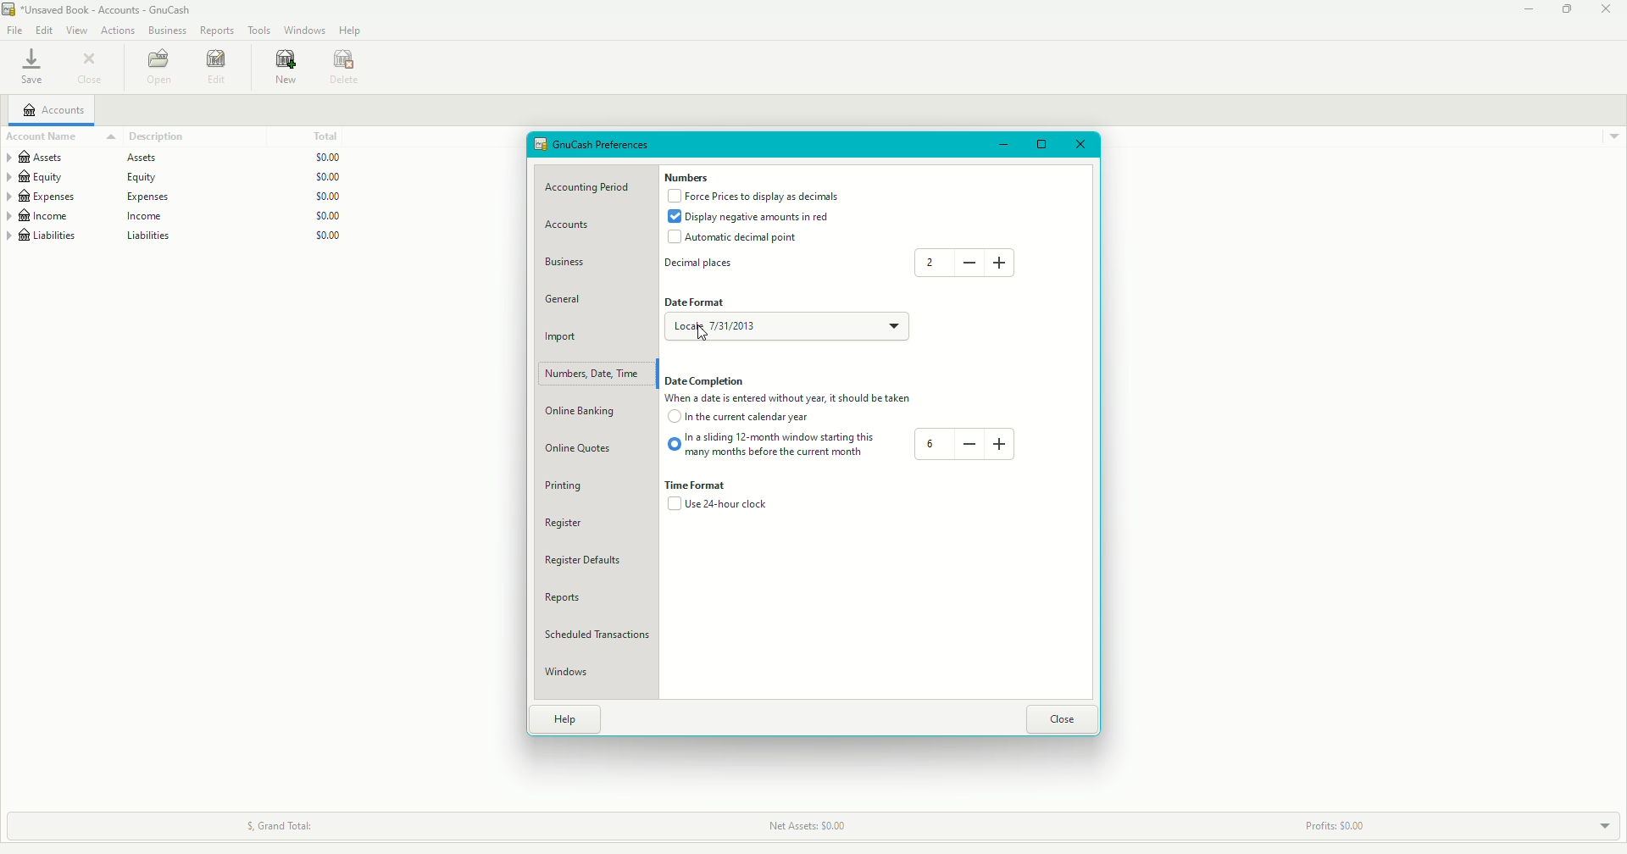  Describe the element at coordinates (686, 178) in the screenshot. I see `Numbers` at that location.